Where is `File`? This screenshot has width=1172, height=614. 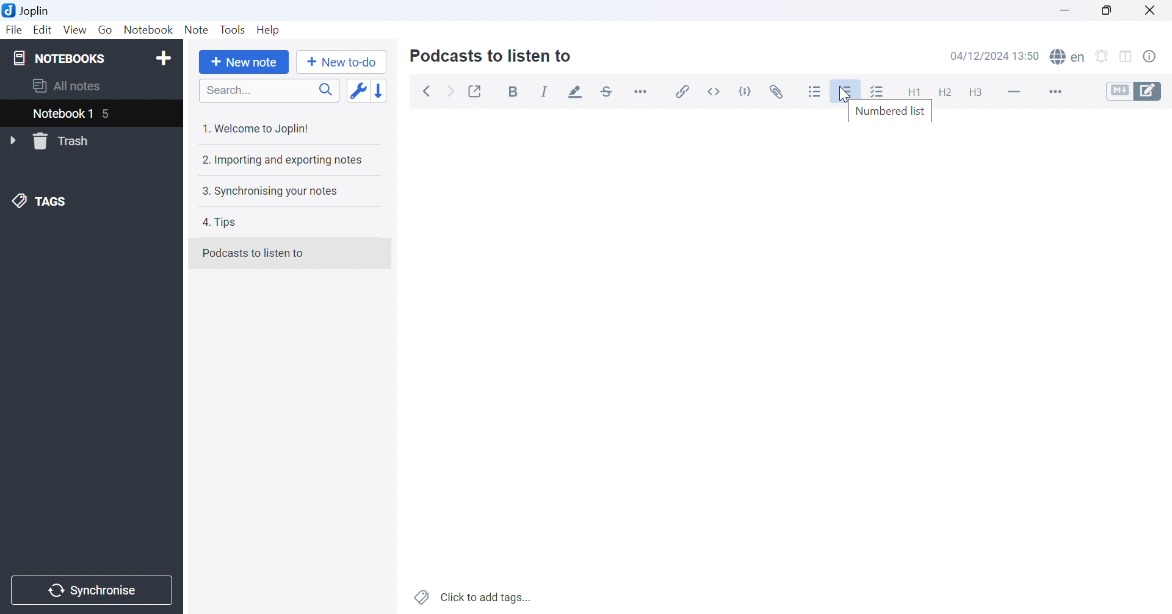
File is located at coordinates (14, 31).